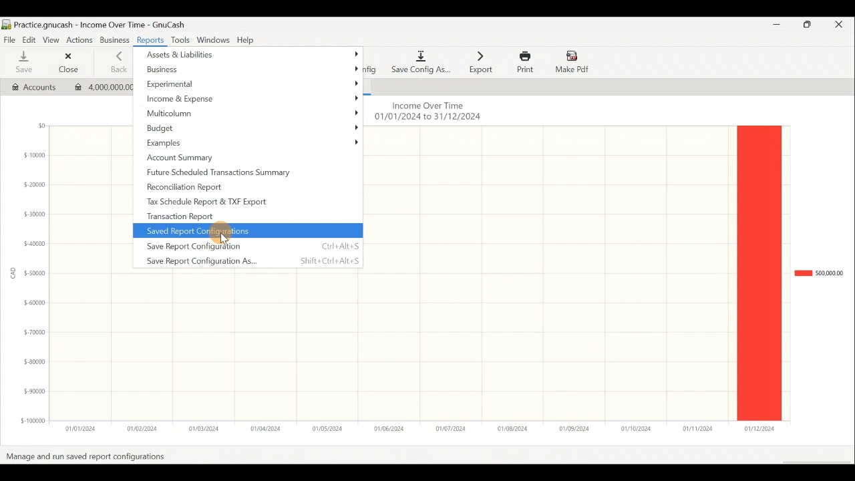 The height and width of the screenshot is (481, 855). I want to click on Minimize, so click(772, 28).